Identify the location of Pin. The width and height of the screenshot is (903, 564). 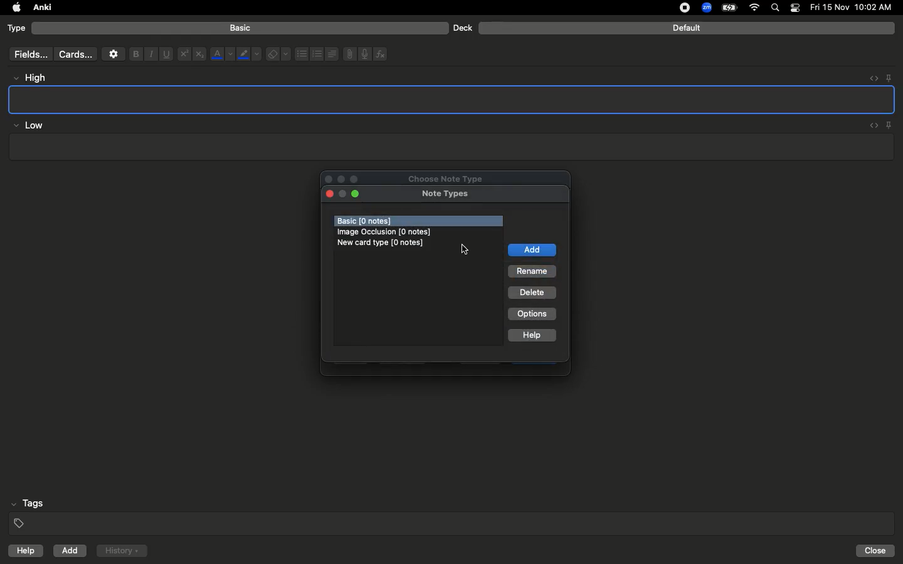
(890, 125).